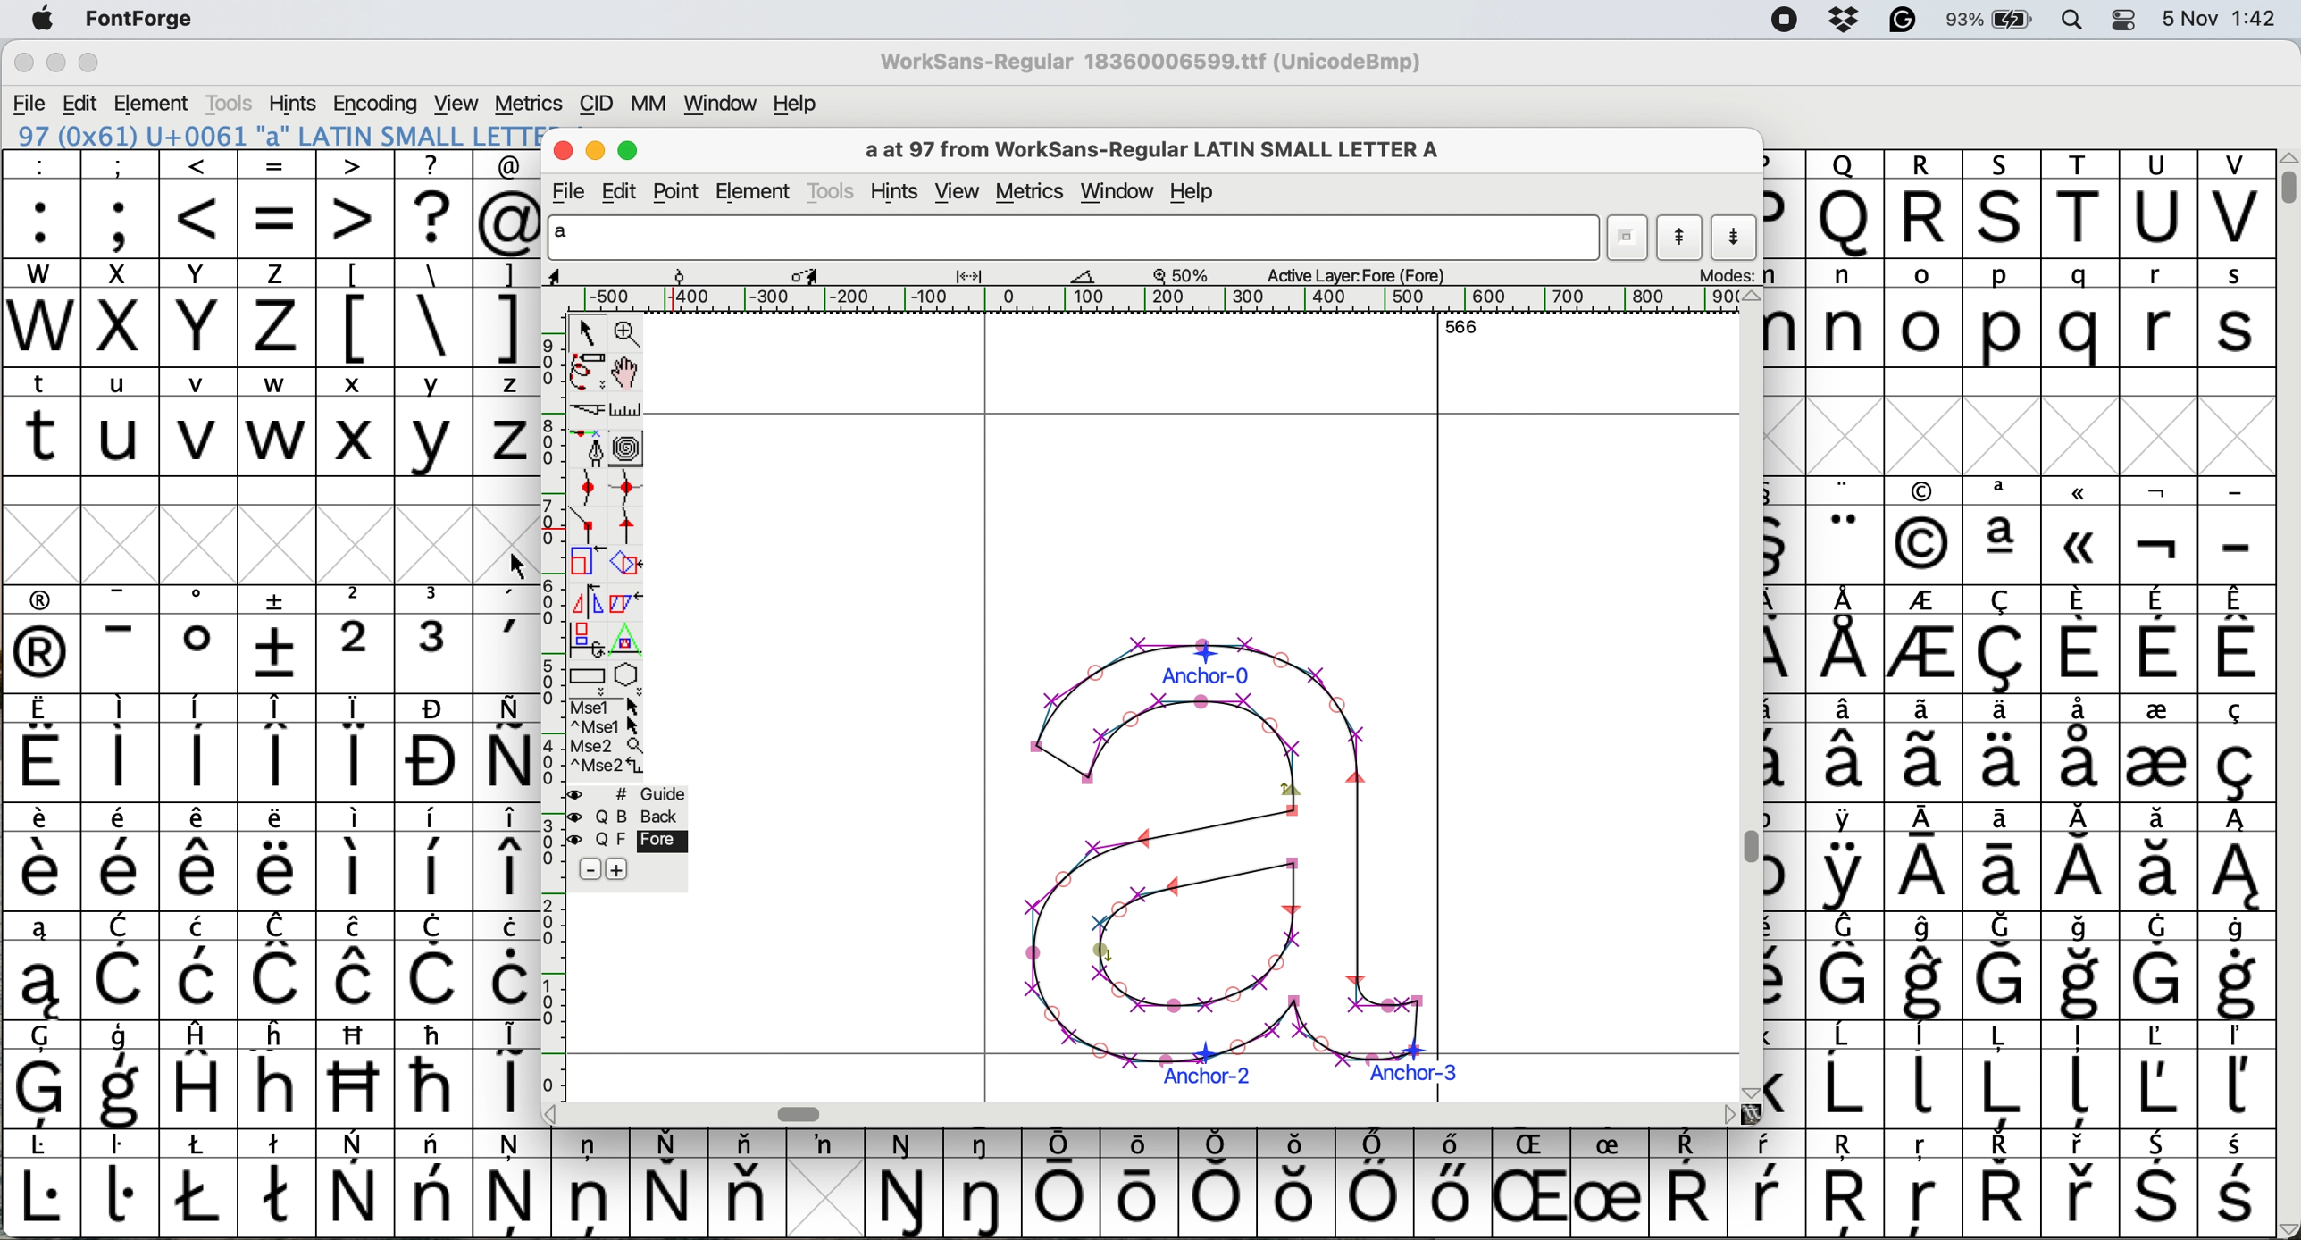  What do you see at coordinates (511, 565) in the screenshot?
I see `cursor` at bounding box center [511, 565].